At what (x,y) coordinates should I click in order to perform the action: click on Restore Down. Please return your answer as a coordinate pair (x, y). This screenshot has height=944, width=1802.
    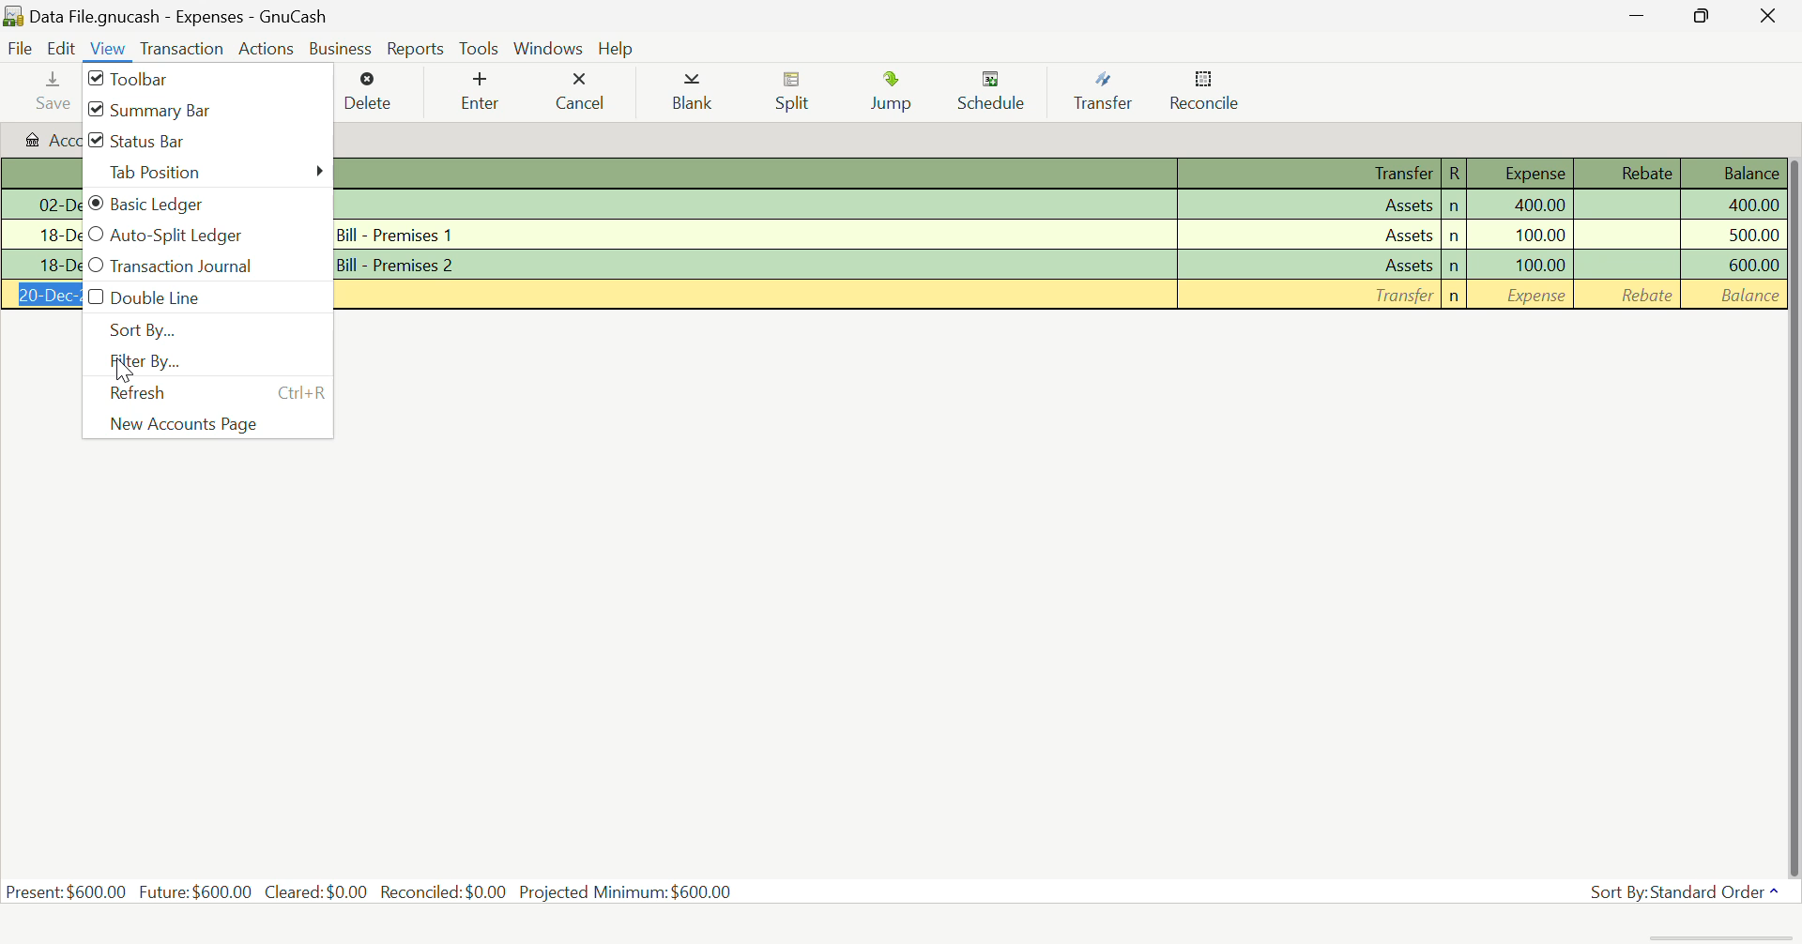
    Looking at the image, I should click on (1645, 16).